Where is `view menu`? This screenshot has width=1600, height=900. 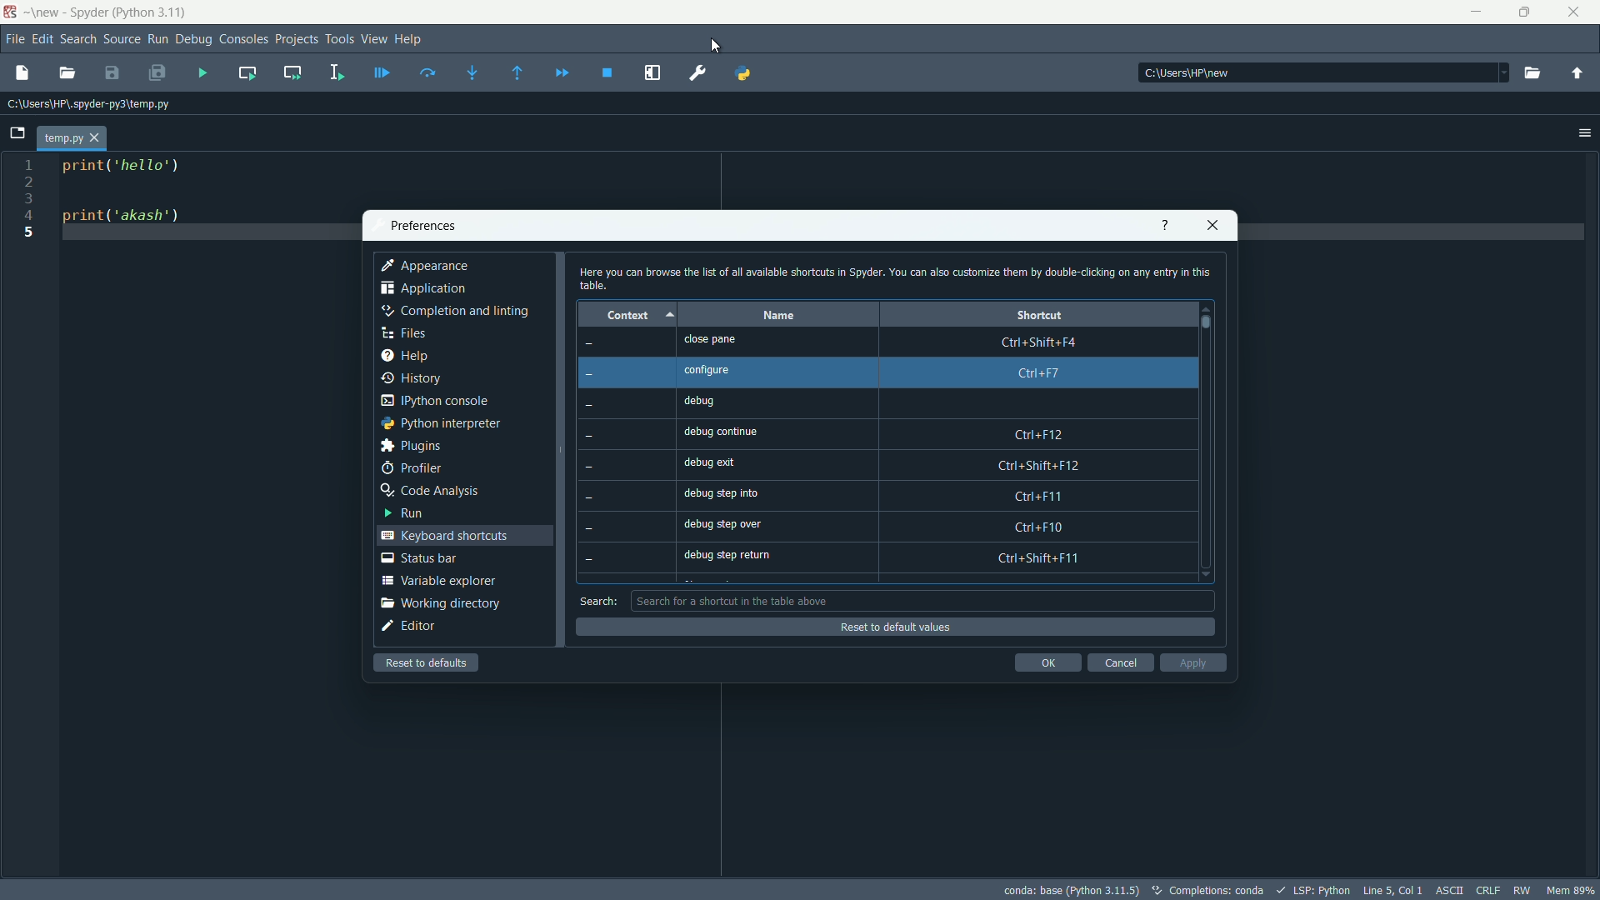
view menu is located at coordinates (375, 38).